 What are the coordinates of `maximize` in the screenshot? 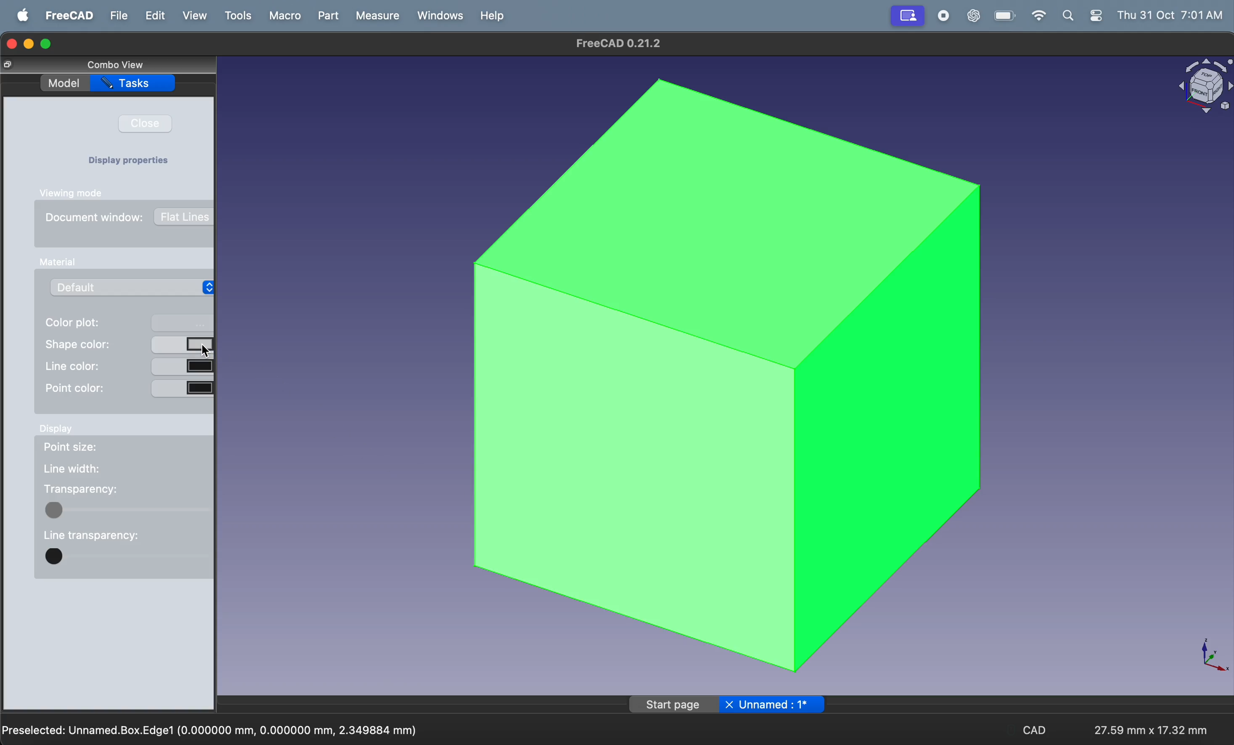 It's located at (47, 45).